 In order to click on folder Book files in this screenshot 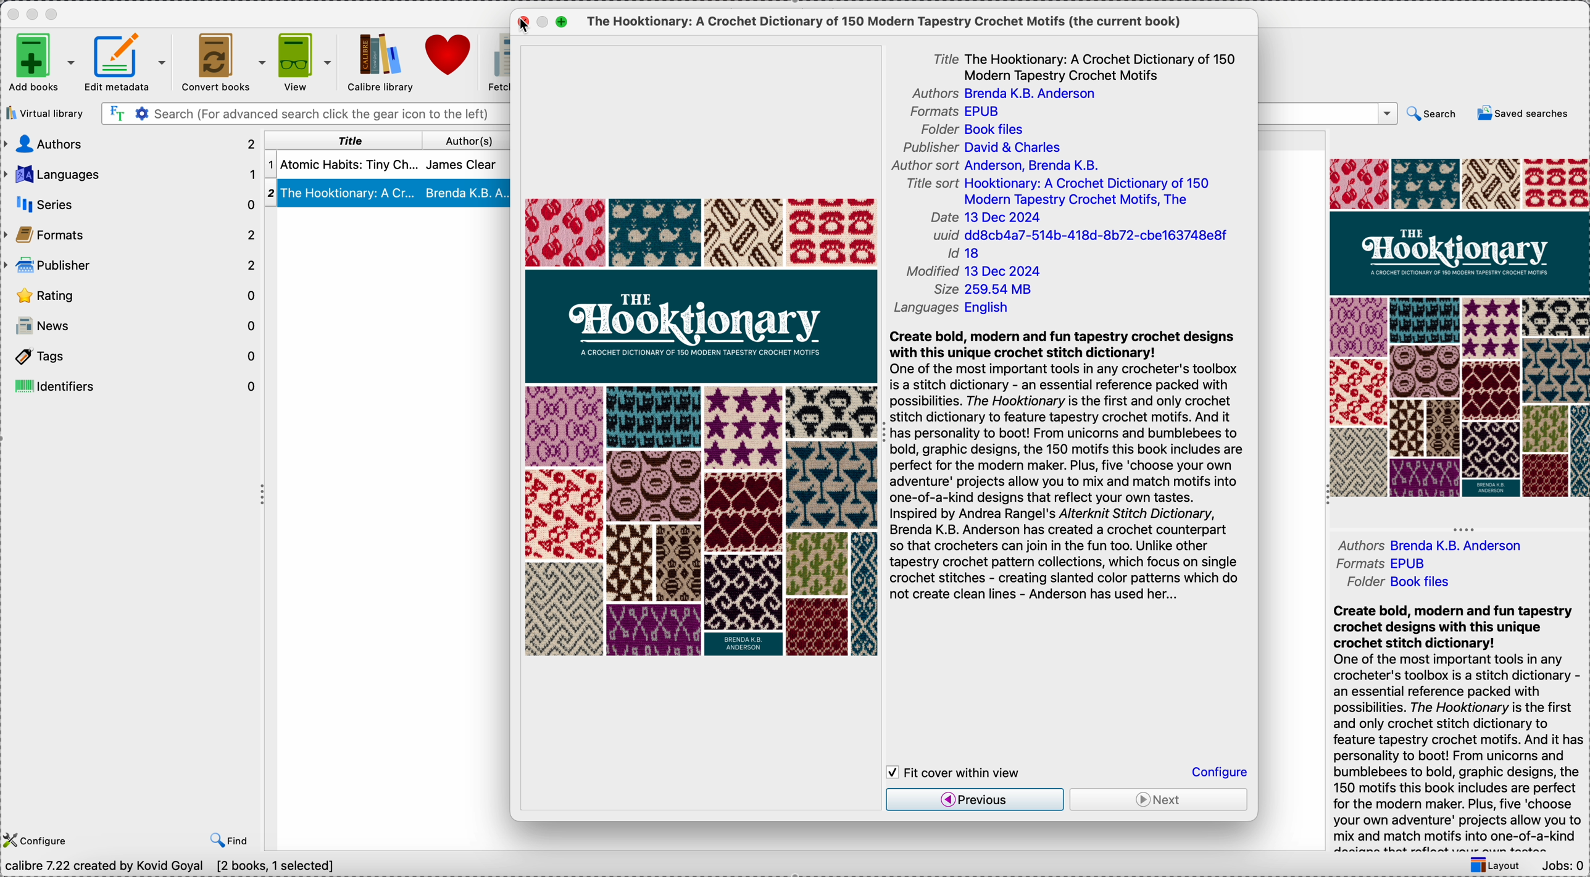, I will do `click(972, 129)`.